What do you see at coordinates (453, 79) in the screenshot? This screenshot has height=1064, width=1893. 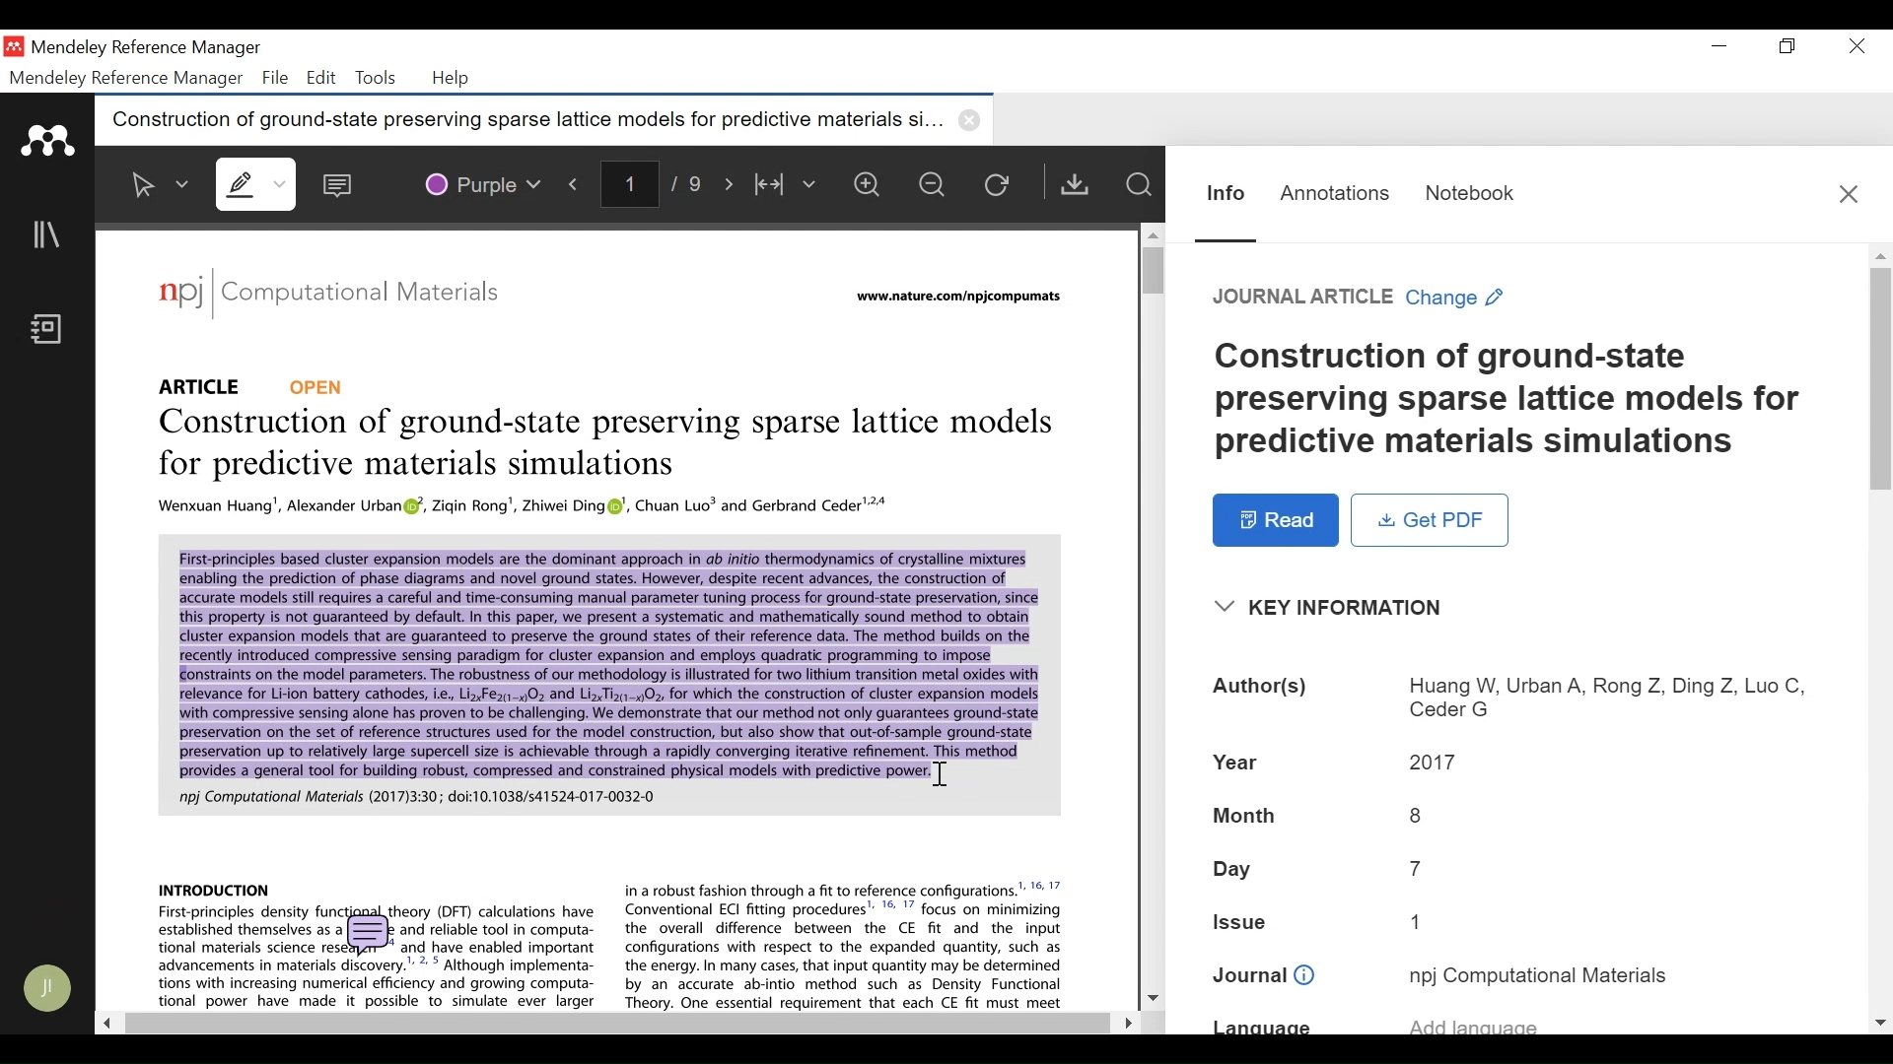 I see `Help` at bounding box center [453, 79].